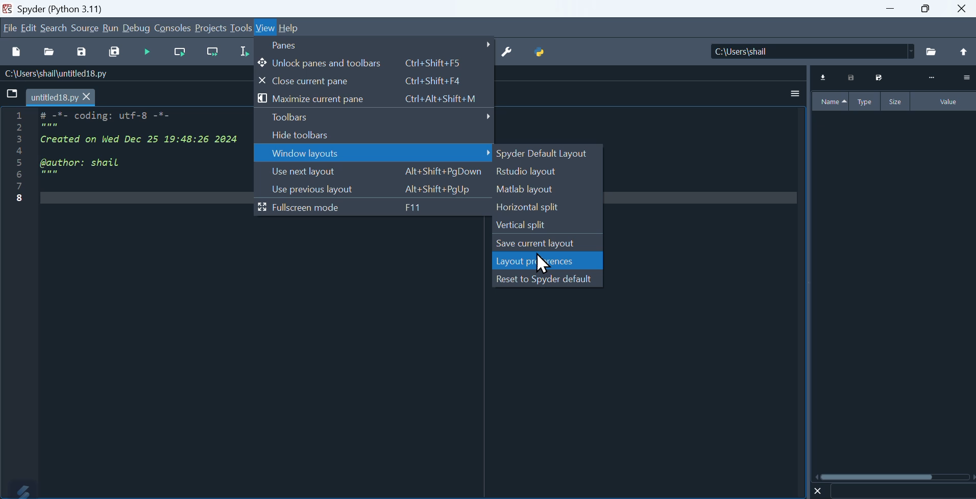  What do you see at coordinates (548, 278) in the screenshot?
I see `Reset to spider default` at bounding box center [548, 278].